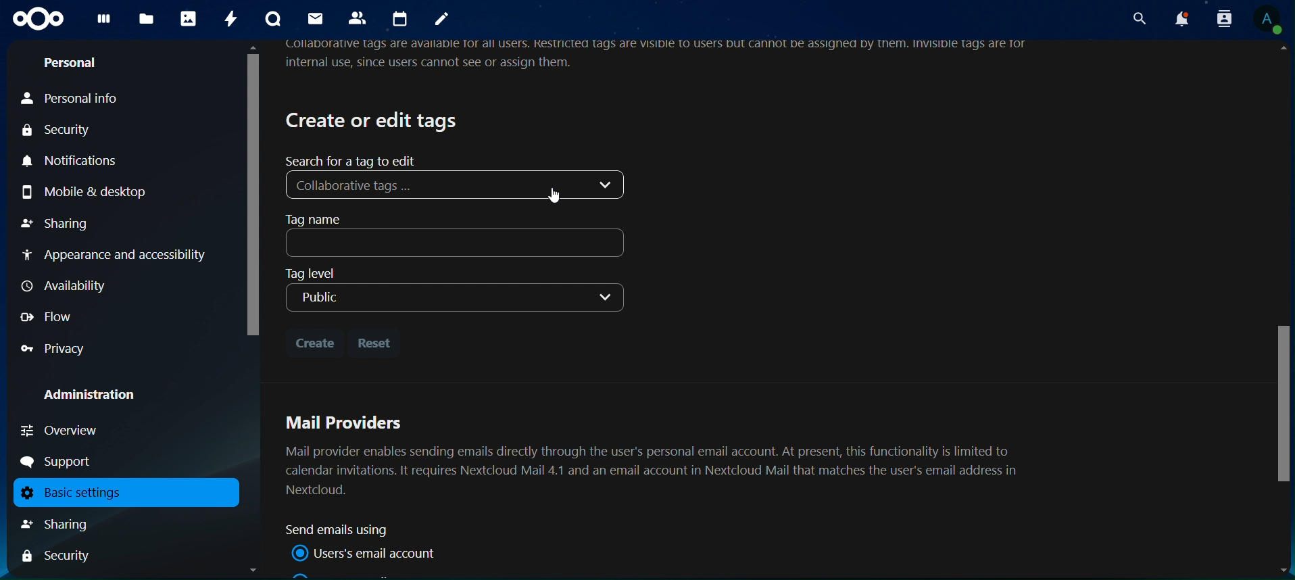 This screenshot has width=1295, height=580. What do you see at coordinates (558, 195) in the screenshot?
I see `Cursor` at bounding box center [558, 195].